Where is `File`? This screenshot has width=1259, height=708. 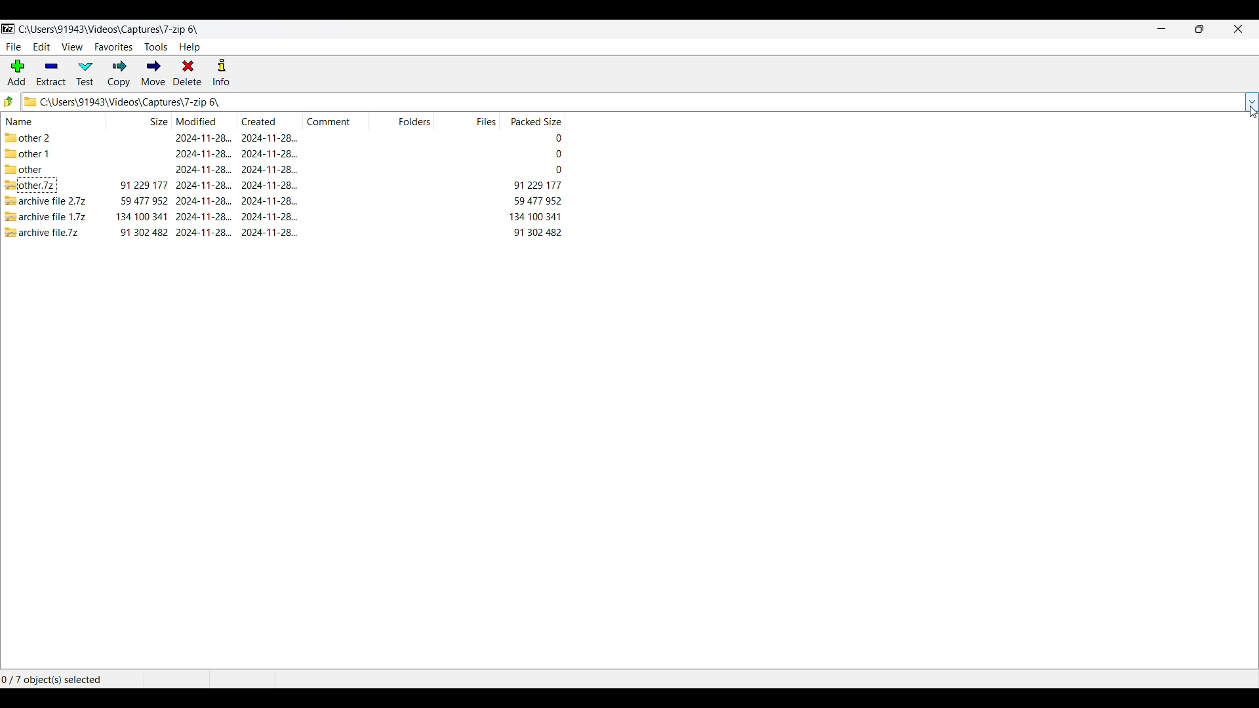 File is located at coordinates (14, 47).